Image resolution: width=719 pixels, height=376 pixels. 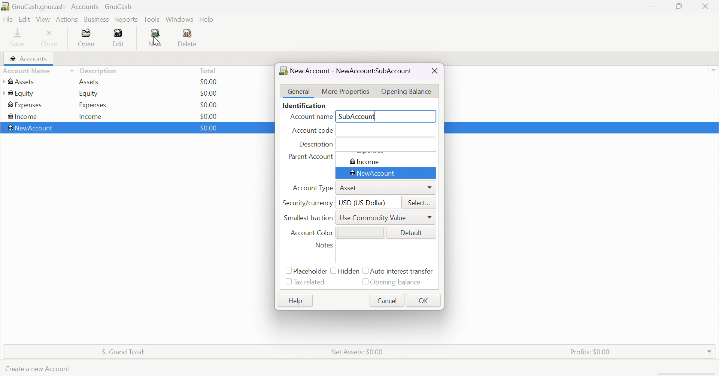 What do you see at coordinates (430, 217) in the screenshot?
I see `DropDown` at bounding box center [430, 217].